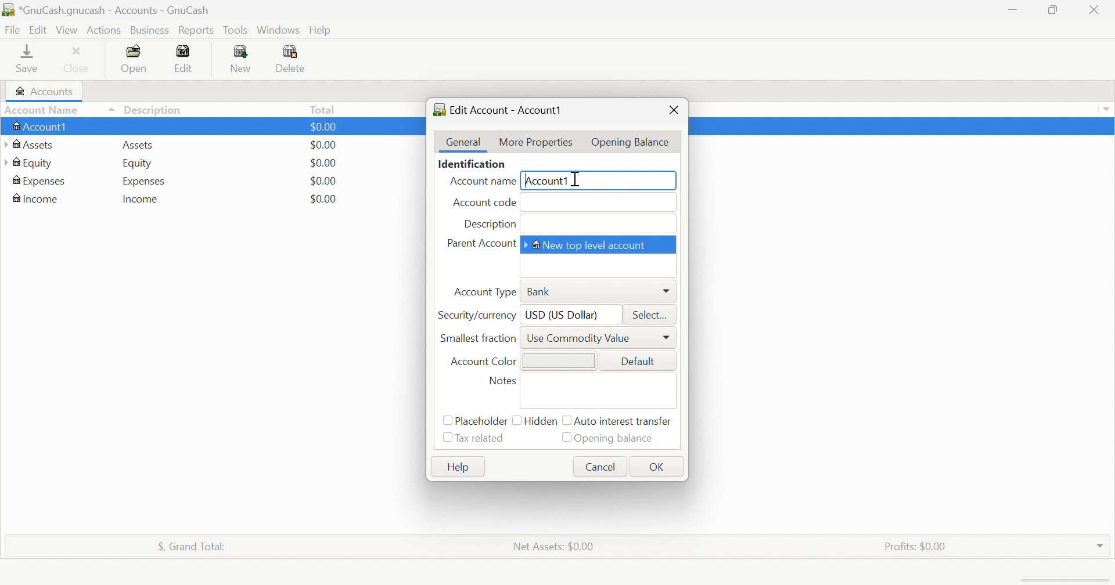 This screenshot has width=1115, height=585. Describe the element at coordinates (278, 29) in the screenshot. I see `Windows` at that location.